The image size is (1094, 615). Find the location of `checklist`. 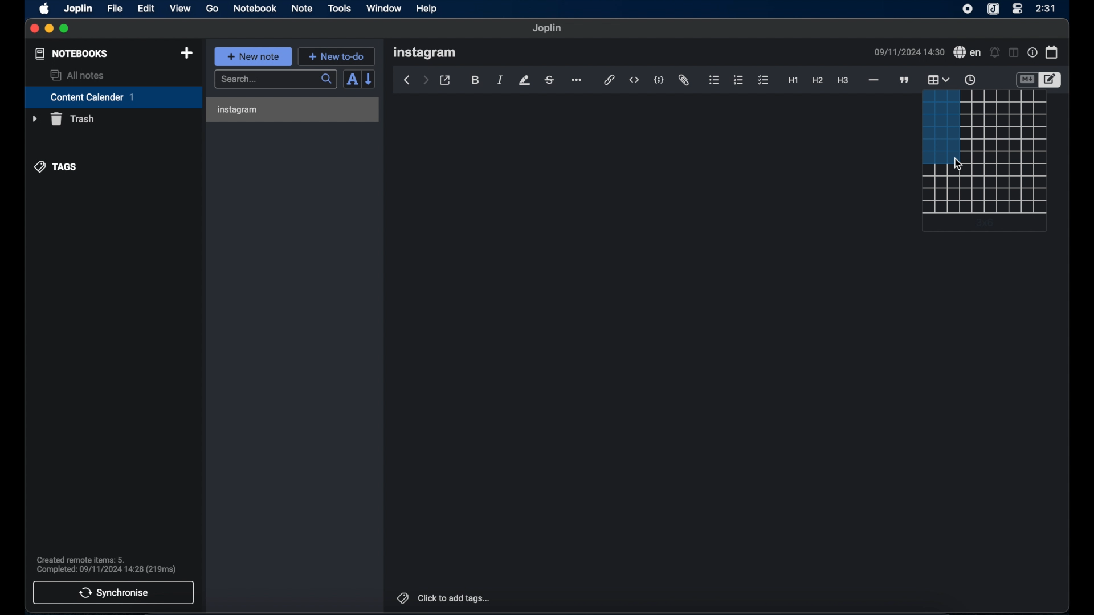

checklist is located at coordinates (764, 81).